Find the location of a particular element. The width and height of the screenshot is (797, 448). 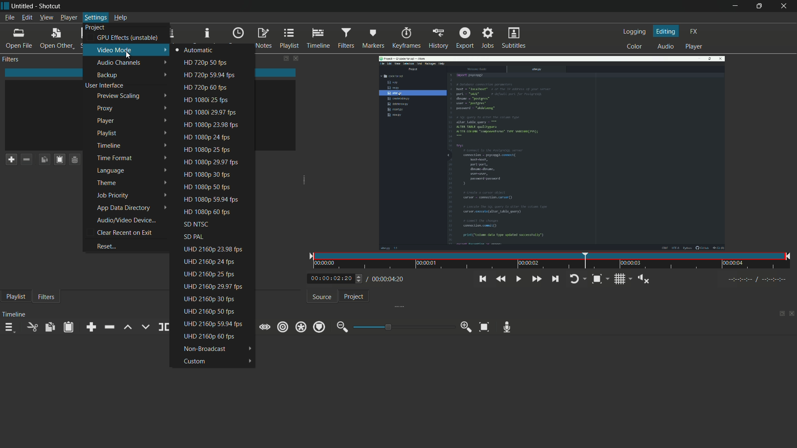

uhd 2160p 59.94 fps is located at coordinates (213, 323).